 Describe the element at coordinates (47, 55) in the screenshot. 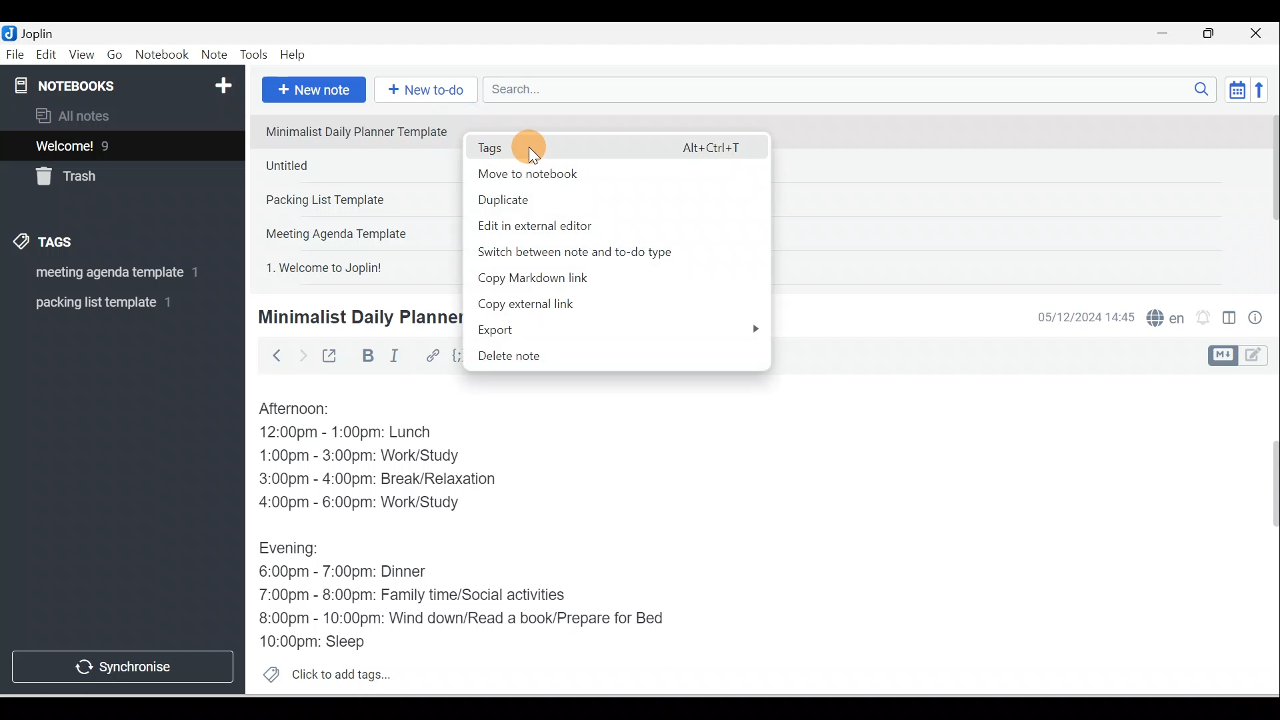

I see `Edit` at that location.